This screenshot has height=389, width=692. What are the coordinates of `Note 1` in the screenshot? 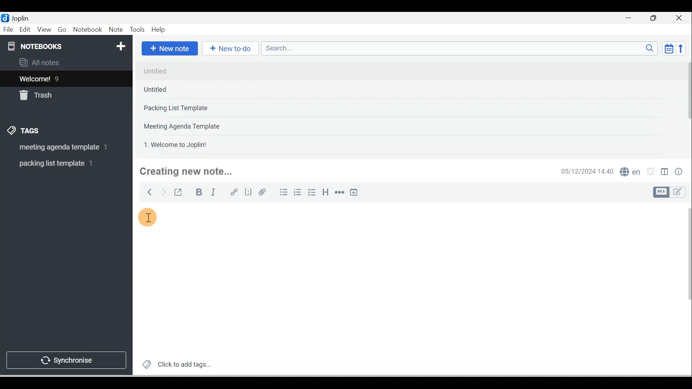 It's located at (198, 71).